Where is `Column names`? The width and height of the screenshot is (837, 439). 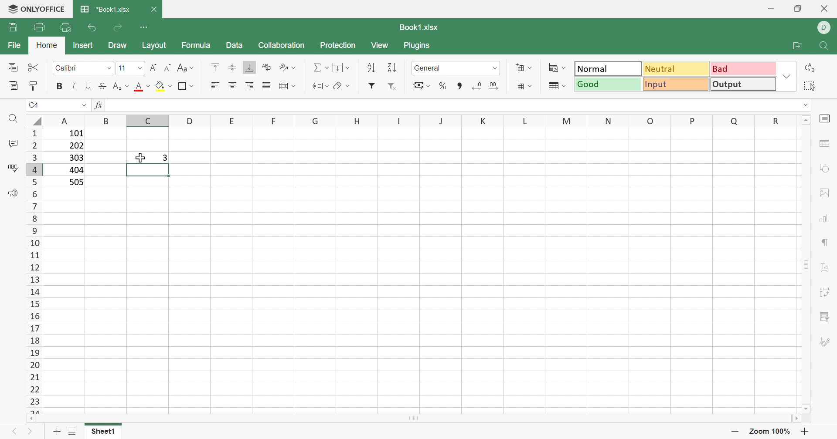 Column names is located at coordinates (426, 120).